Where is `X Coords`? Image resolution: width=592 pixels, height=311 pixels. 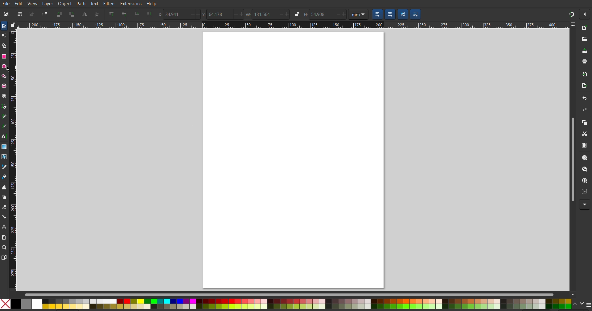
X Coords is located at coordinates (159, 14).